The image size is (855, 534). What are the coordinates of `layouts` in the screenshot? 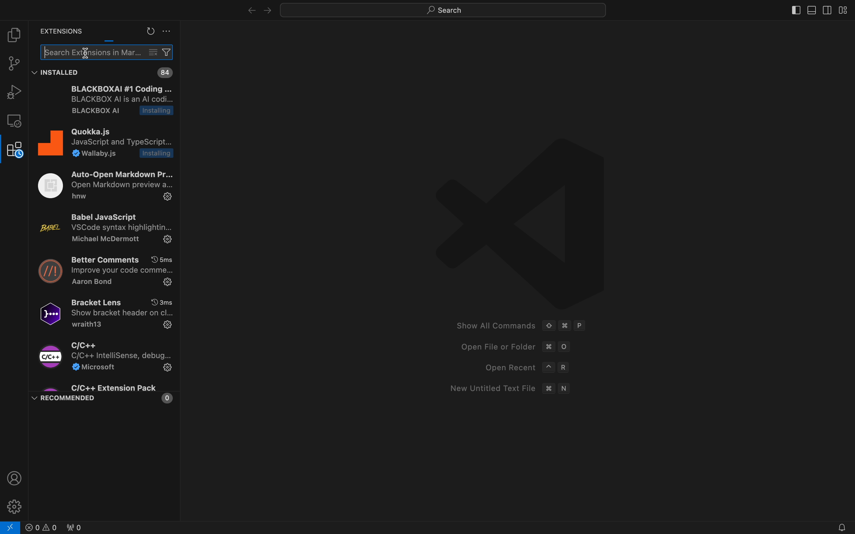 It's located at (844, 10).